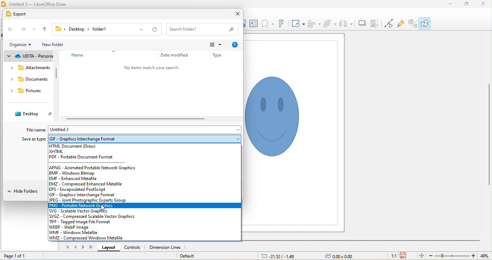  I want to click on toggle extrusion, so click(412, 24).